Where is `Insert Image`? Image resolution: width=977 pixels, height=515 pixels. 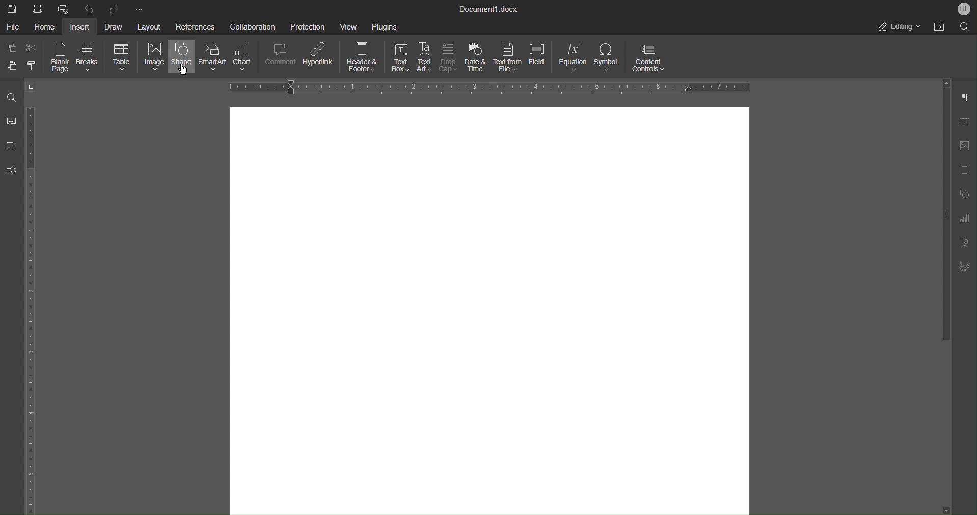
Insert Image is located at coordinates (967, 146).